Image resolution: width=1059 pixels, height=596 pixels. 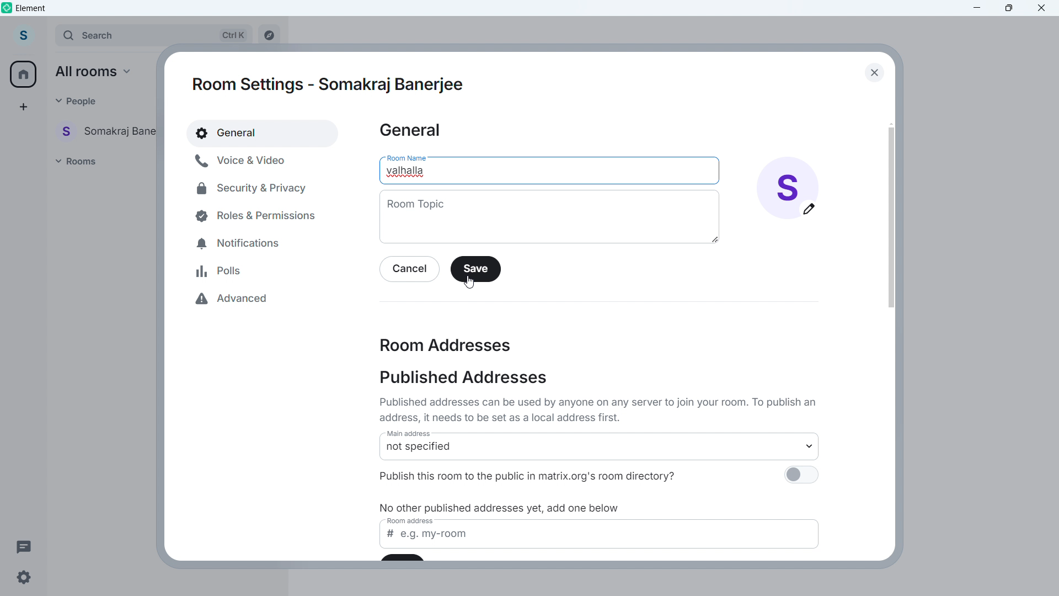 What do you see at coordinates (243, 241) in the screenshot?
I see `Notifications ` at bounding box center [243, 241].